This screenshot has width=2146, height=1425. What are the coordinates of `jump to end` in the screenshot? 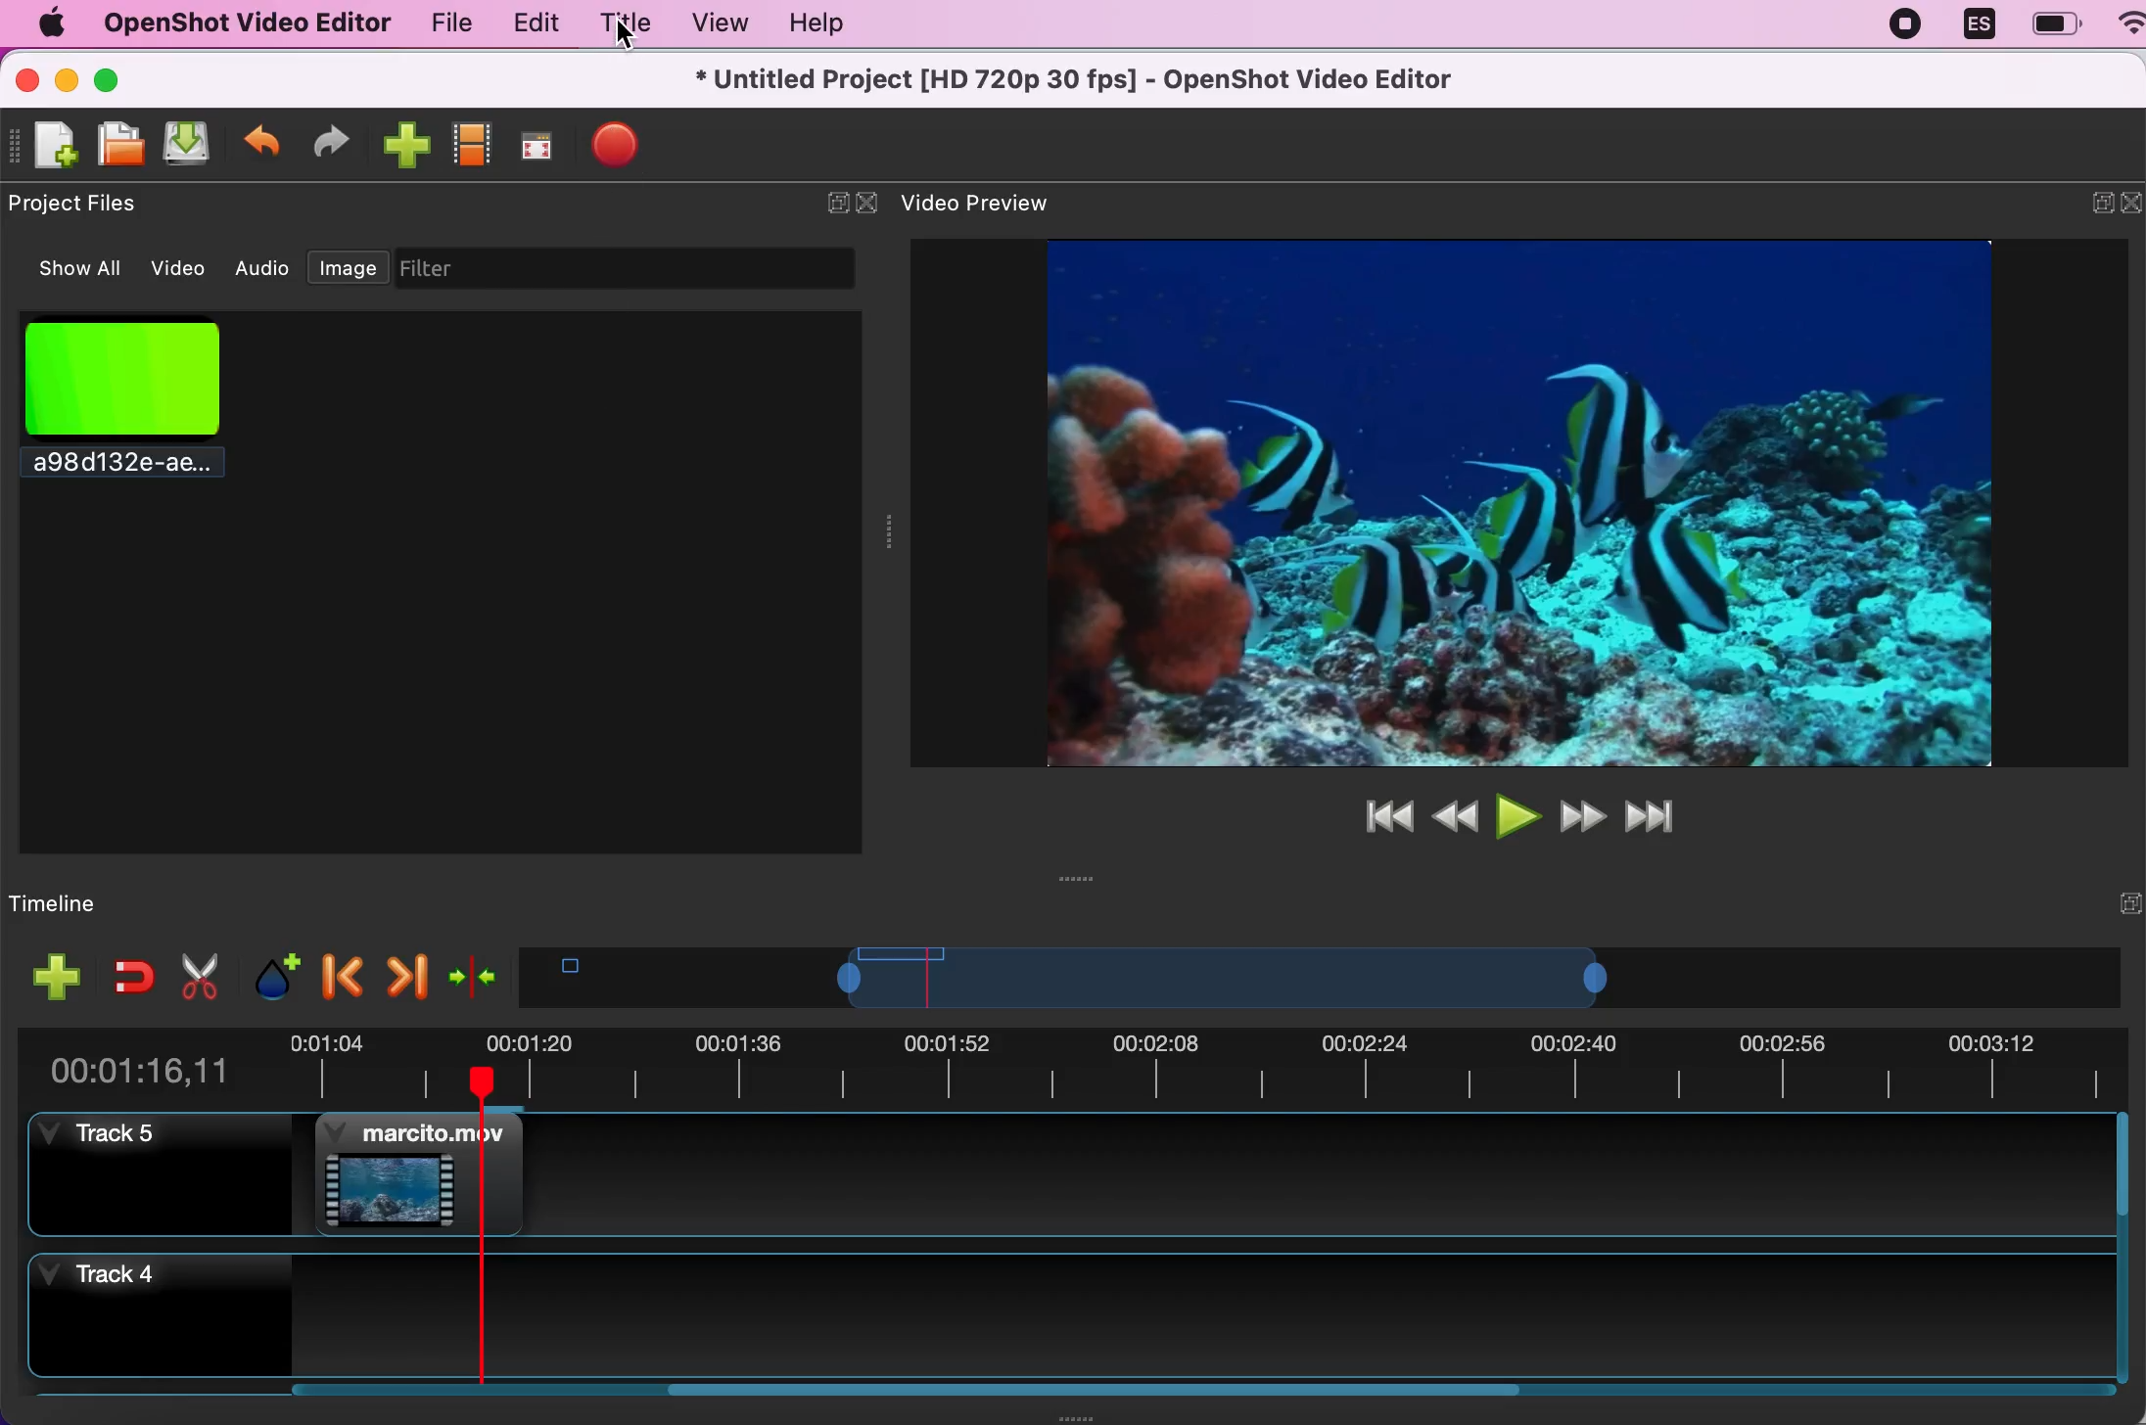 It's located at (1663, 817).